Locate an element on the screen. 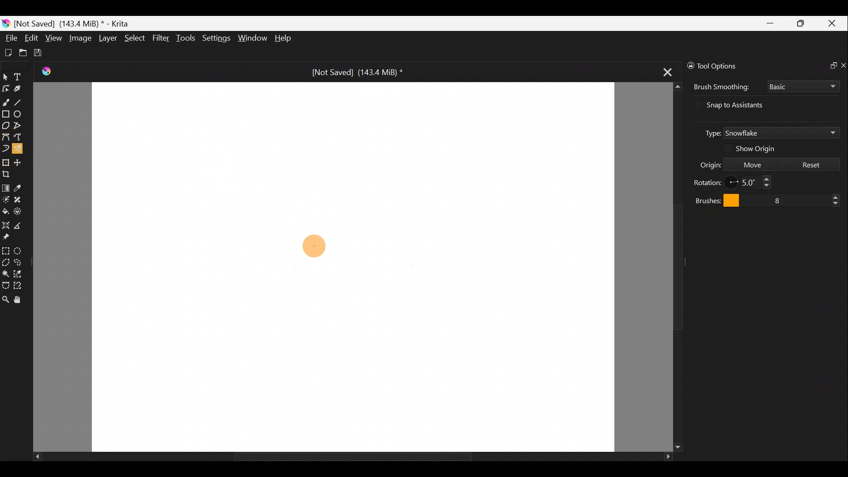  Logo is located at coordinates (50, 72).